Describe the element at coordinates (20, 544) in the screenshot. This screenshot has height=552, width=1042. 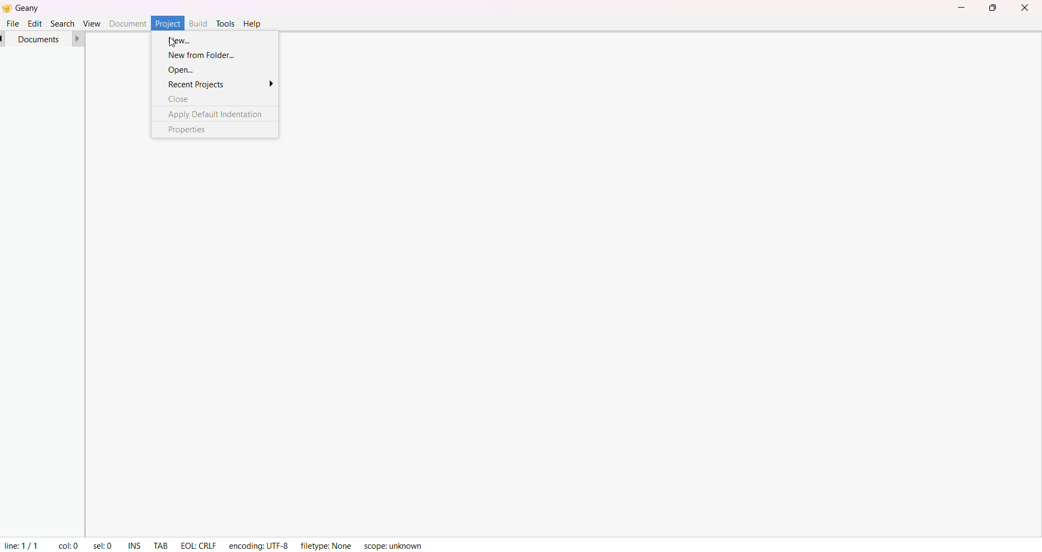
I see `line 1/1` at that location.